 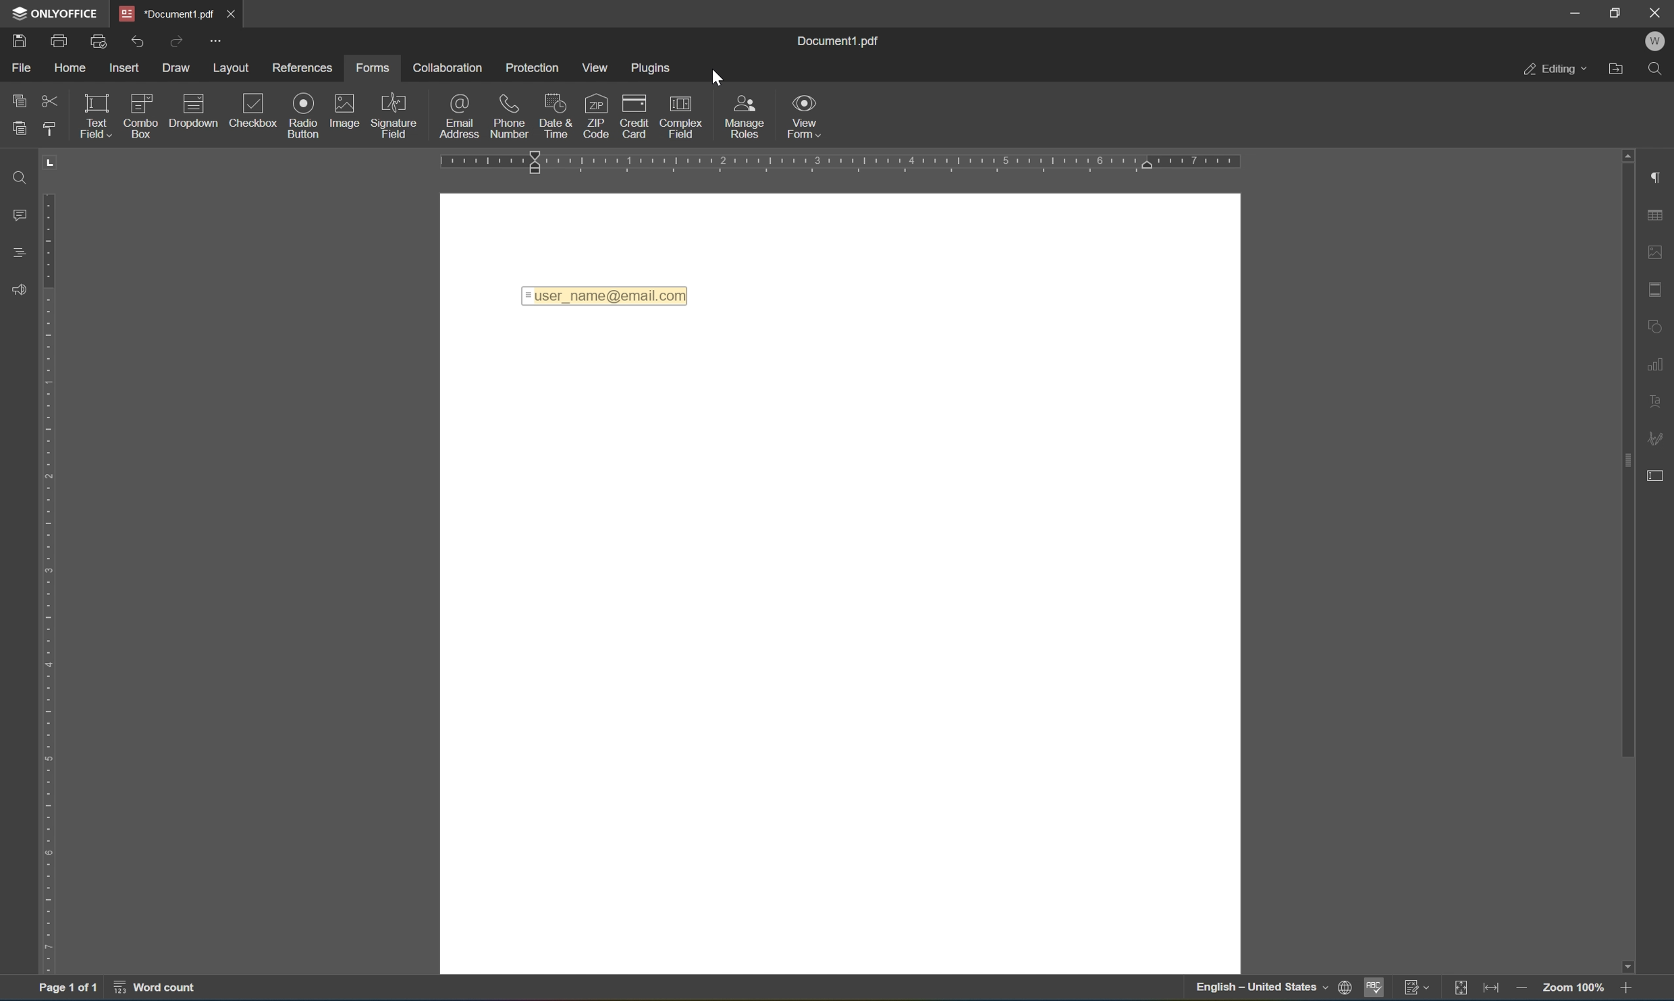 I want to click on phone number, so click(x=508, y=105).